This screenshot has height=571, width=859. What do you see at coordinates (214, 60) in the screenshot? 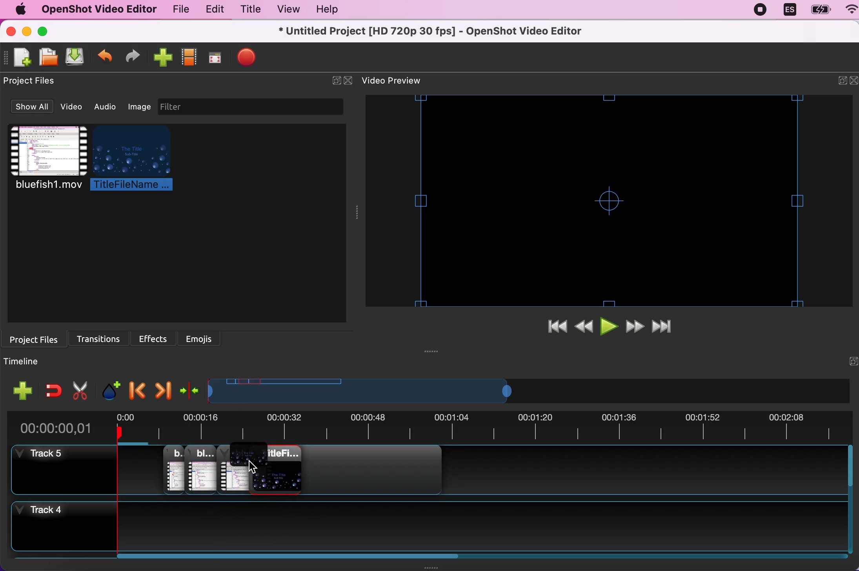
I see `full screen` at bounding box center [214, 60].